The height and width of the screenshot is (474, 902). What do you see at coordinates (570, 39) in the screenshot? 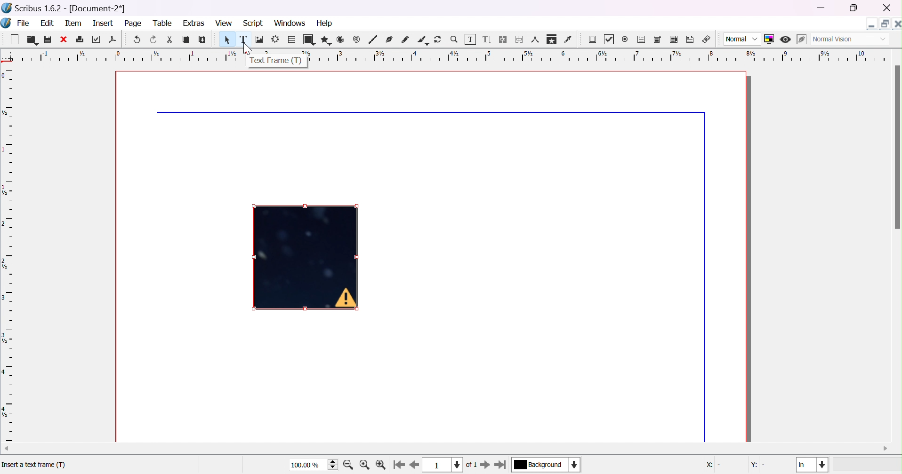
I see `eye dropper` at bounding box center [570, 39].